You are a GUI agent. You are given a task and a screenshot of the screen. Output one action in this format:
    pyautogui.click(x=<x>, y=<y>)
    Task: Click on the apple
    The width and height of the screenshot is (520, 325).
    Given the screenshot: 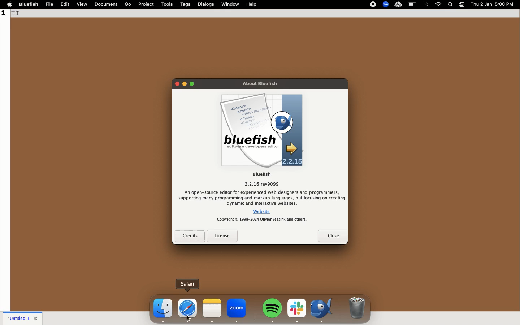 What is the action you would take?
    pyautogui.click(x=9, y=4)
    